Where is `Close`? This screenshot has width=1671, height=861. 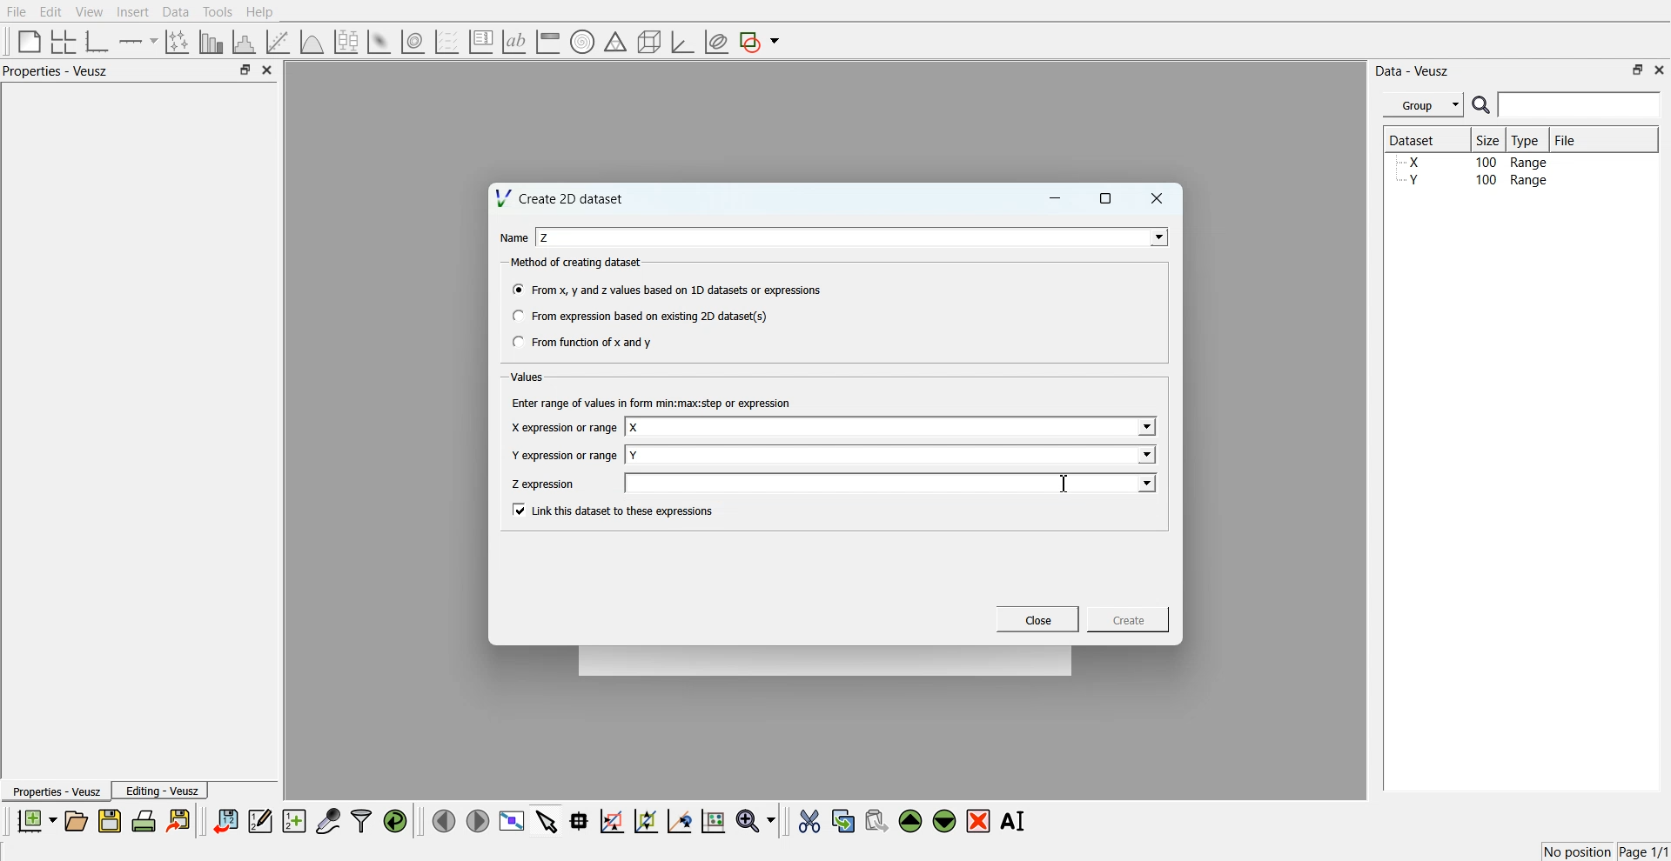 Close is located at coordinates (268, 70).